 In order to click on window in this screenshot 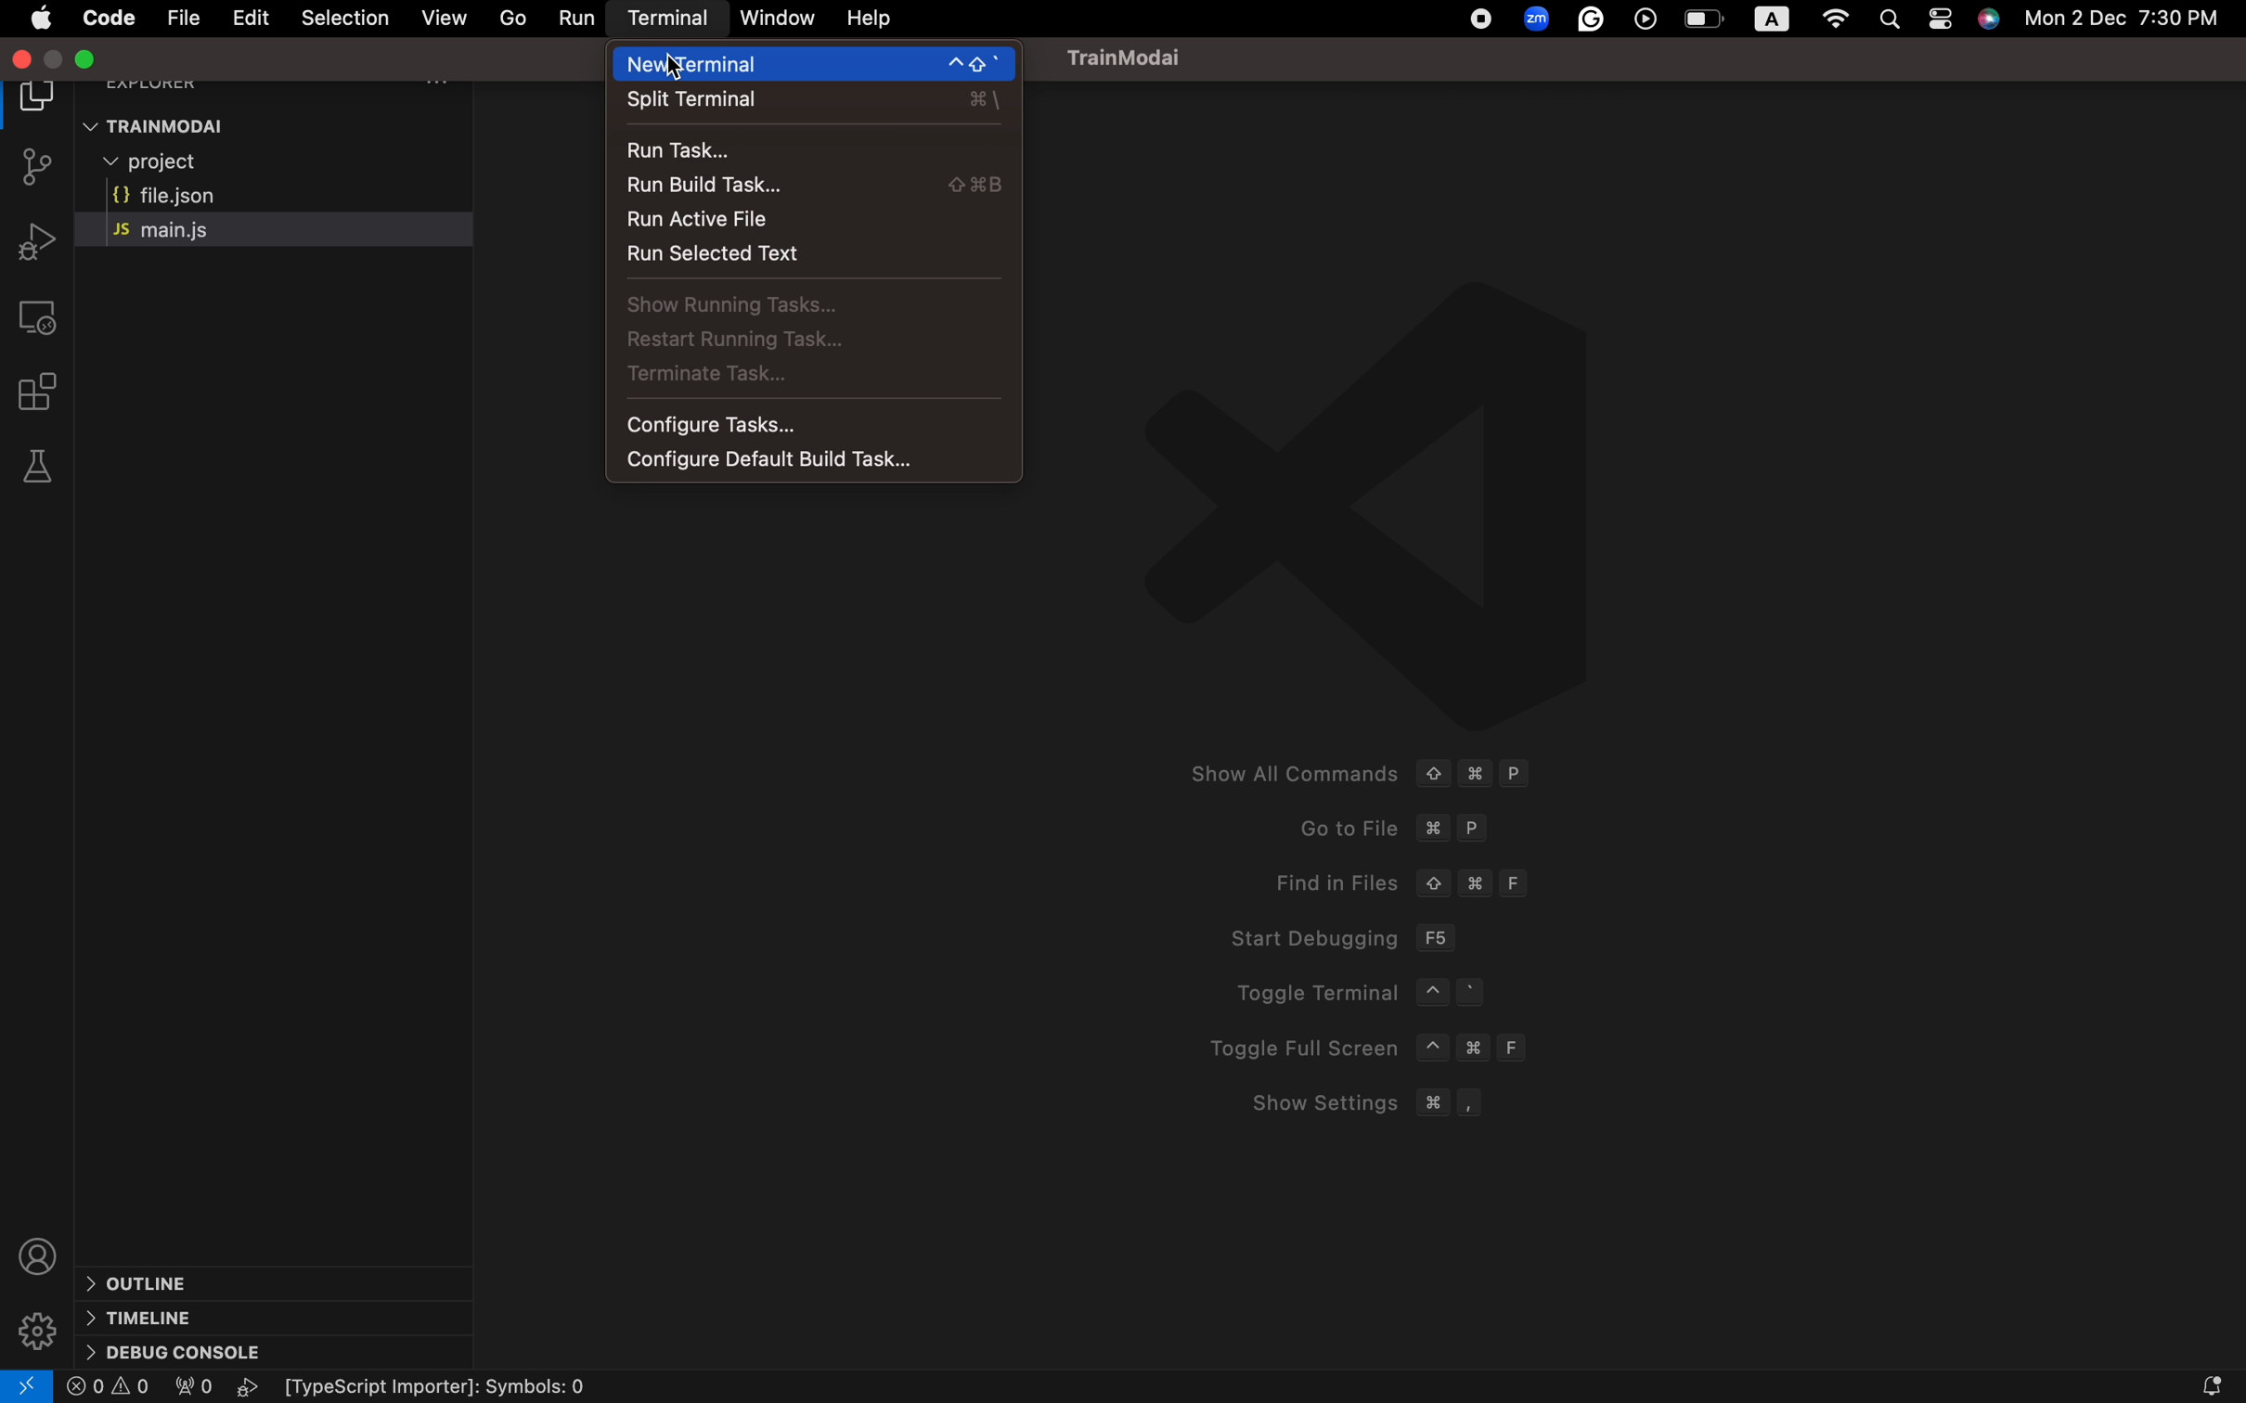, I will do `click(775, 16)`.